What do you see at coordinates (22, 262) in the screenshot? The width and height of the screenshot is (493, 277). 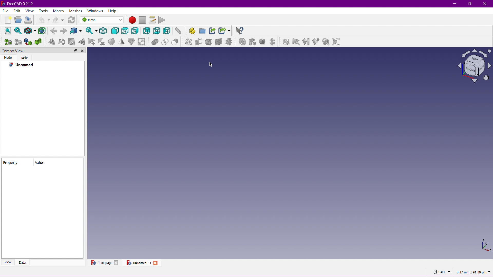 I see `Data` at bounding box center [22, 262].